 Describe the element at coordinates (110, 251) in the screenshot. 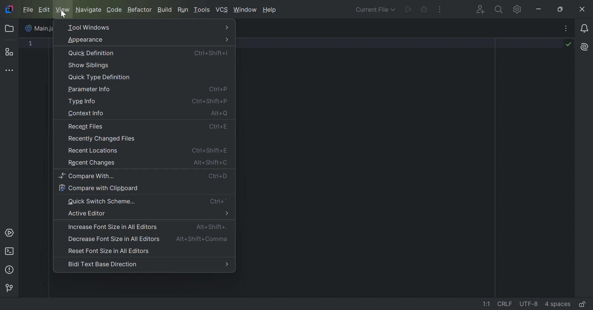

I see `Reset Font Size in All Editors` at that location.